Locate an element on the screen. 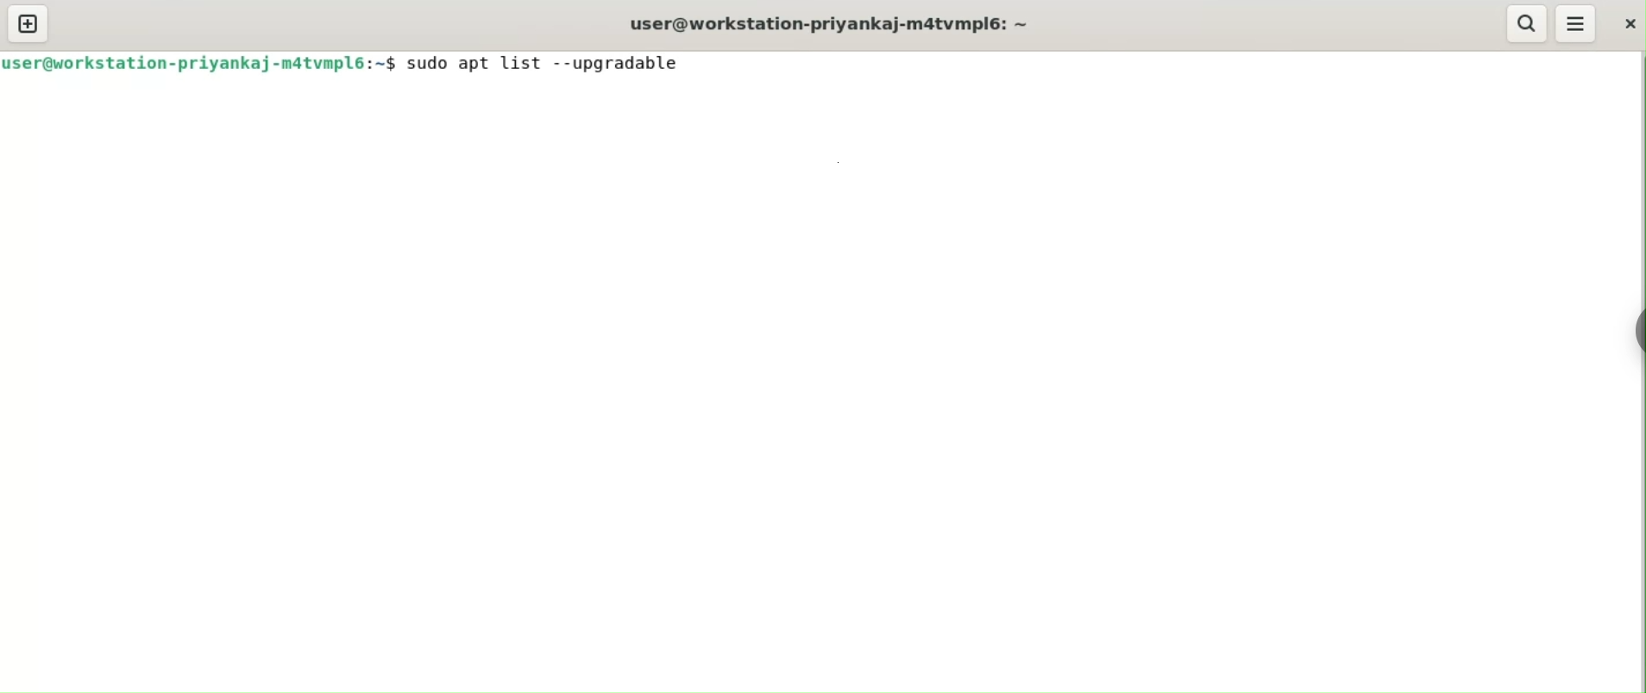 The image size is (1646, 693). search is located at coordinates (1526, 22).